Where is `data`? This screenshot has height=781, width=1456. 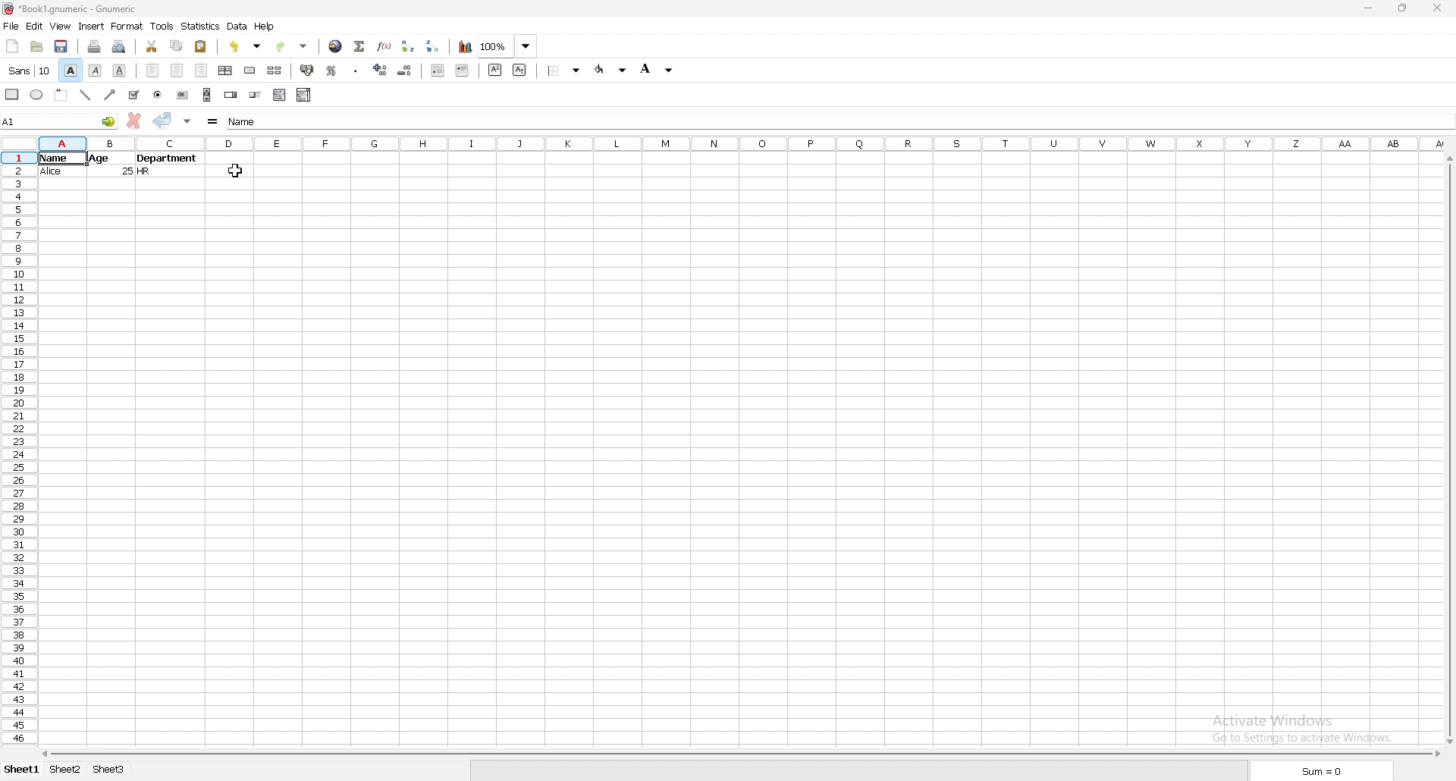 data is located at coordinates (237, 27).